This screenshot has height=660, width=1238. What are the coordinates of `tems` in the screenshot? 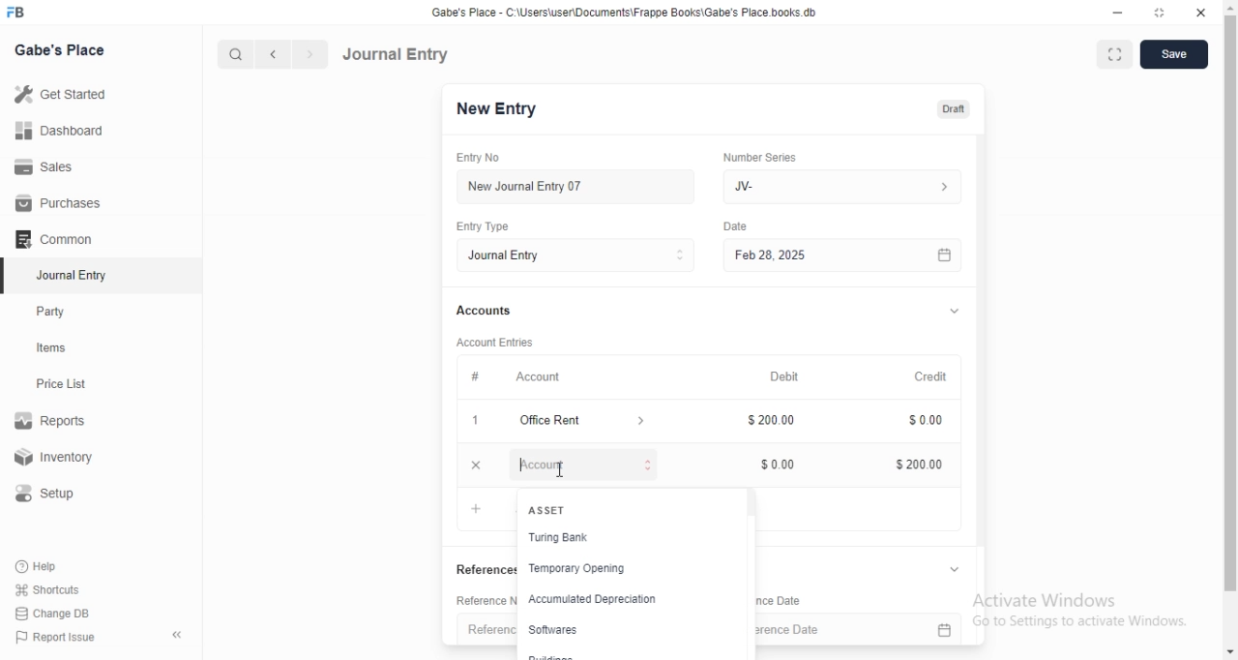 It's located at (59, 348).